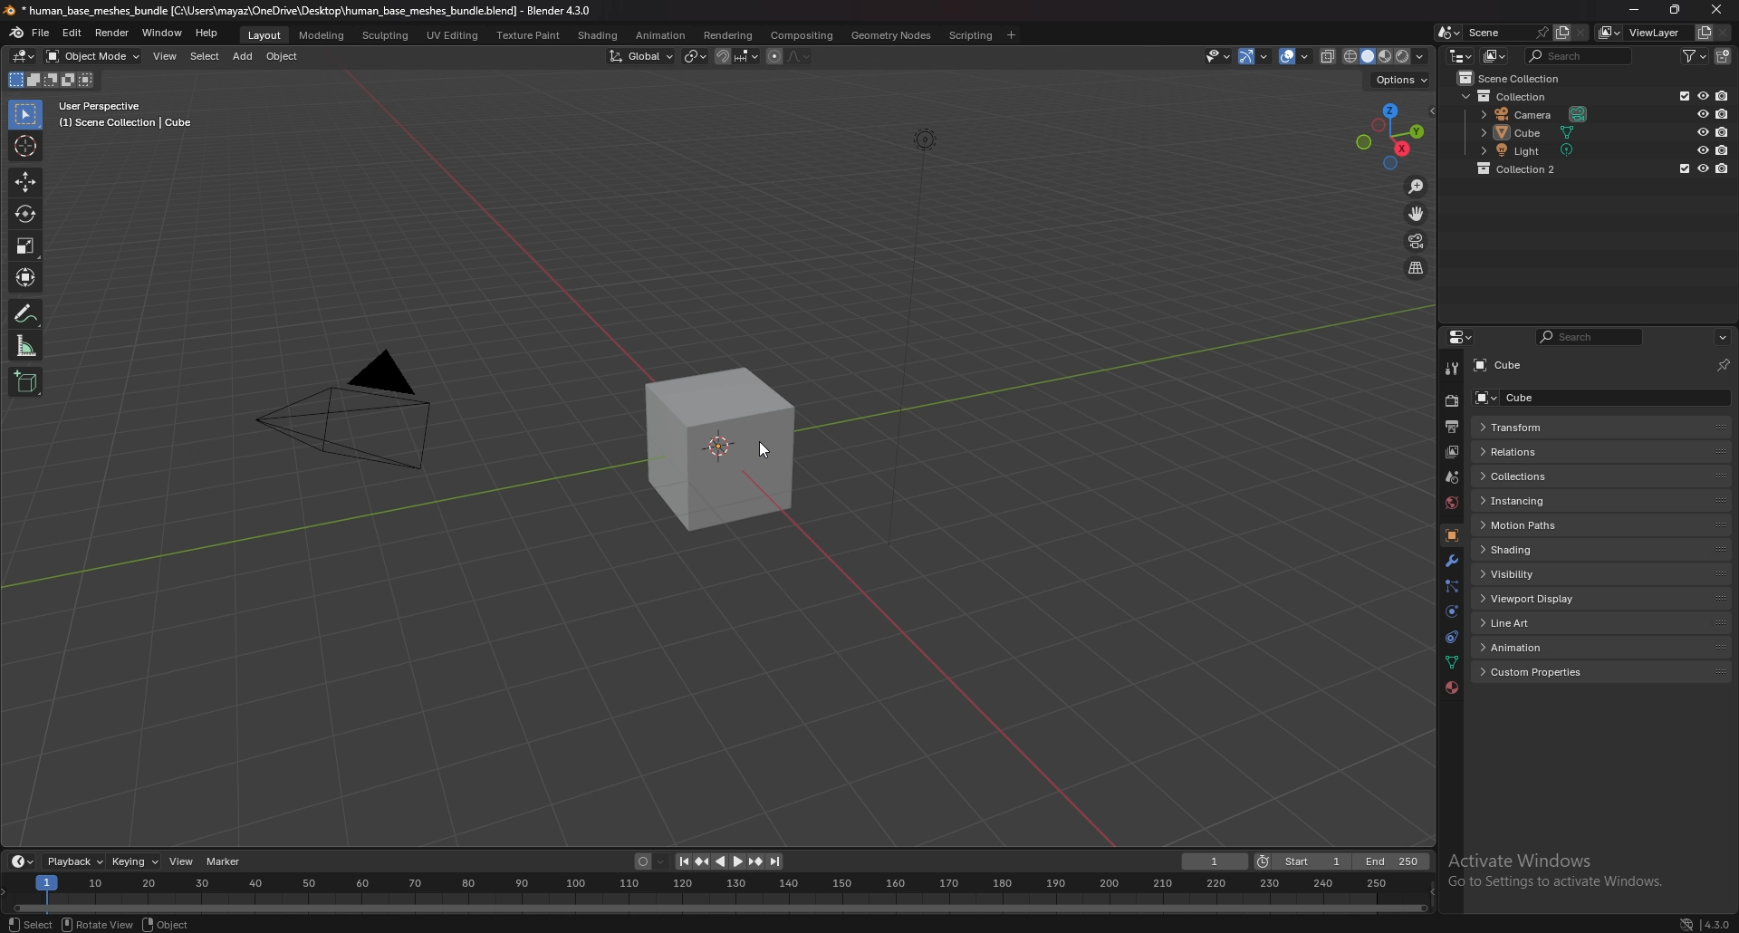 Image resolution: width=1739 pixels, height=933 pixels. I want to click on tool, so click(1453, 369).